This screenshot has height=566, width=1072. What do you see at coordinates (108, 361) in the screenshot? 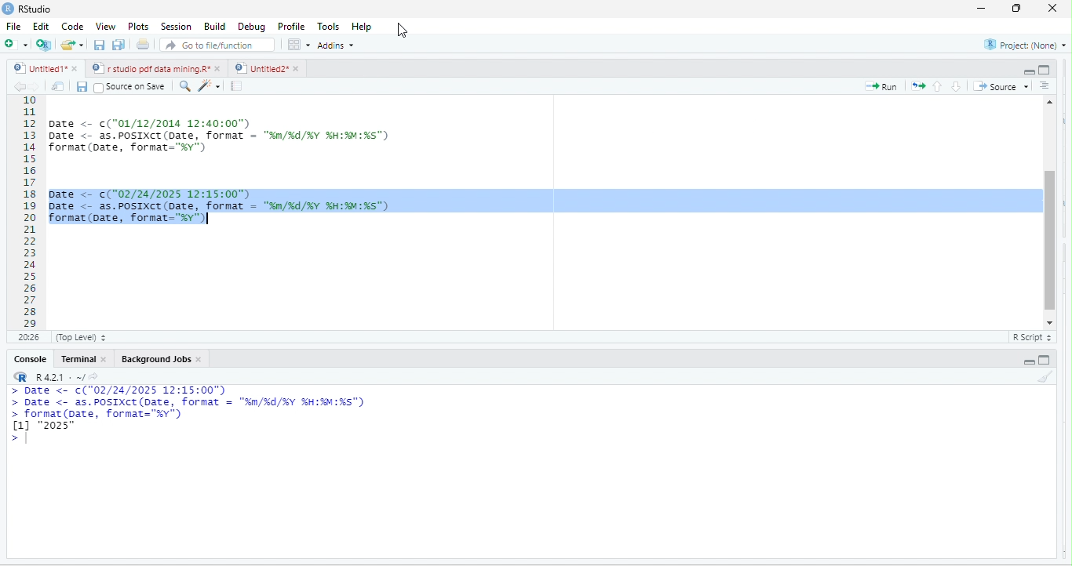
I see `close` at bounding box center [108, 361].